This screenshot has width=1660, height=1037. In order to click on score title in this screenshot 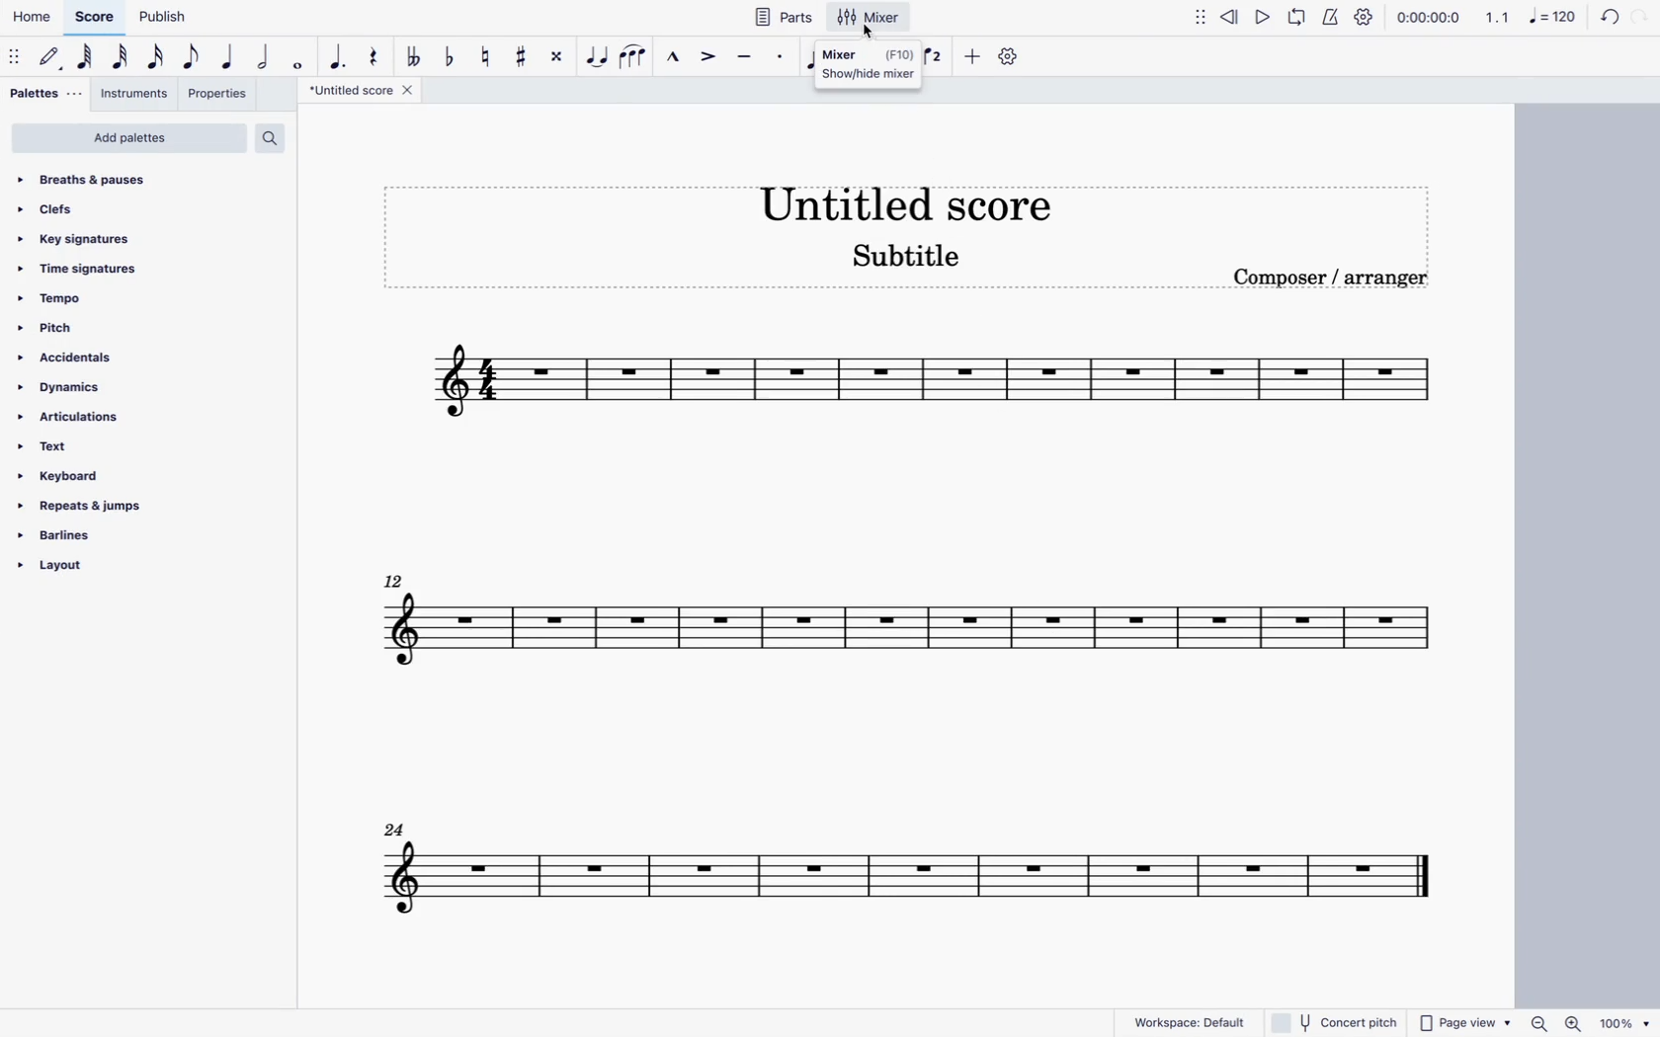, I will do `click(365, 90)`.